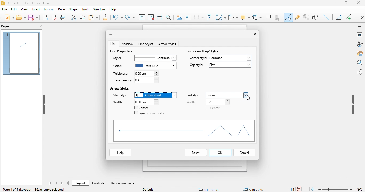  Describe the element at coordinates (253, 34) in the screenshot. I see `close` at that location.